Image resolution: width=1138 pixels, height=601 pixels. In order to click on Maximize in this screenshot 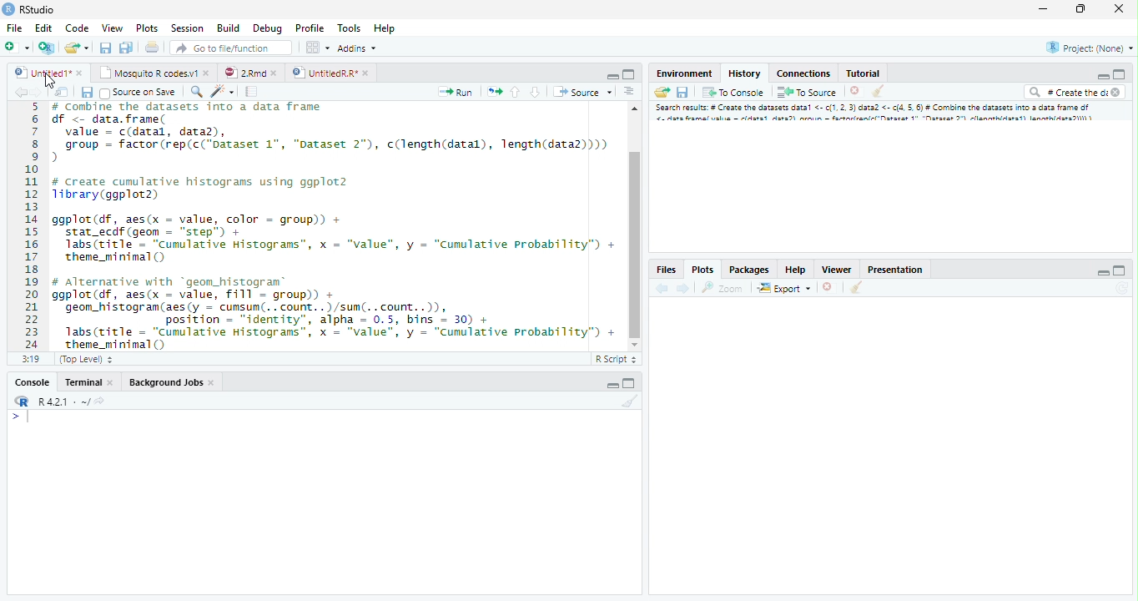, I will do `click(629, 73)`.